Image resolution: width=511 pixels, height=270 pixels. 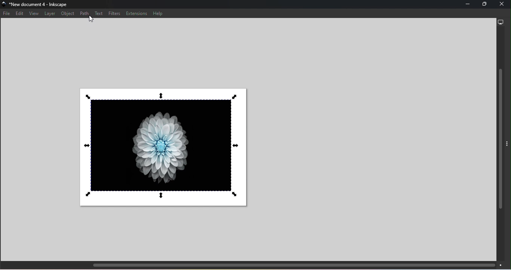 I want to click on Maximize, so click(x=483, y=5).